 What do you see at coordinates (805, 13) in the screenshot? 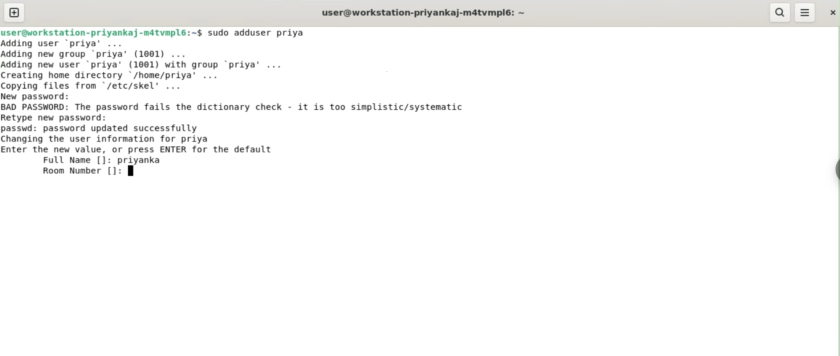
I see `menu` at bounding box center [805, 13].